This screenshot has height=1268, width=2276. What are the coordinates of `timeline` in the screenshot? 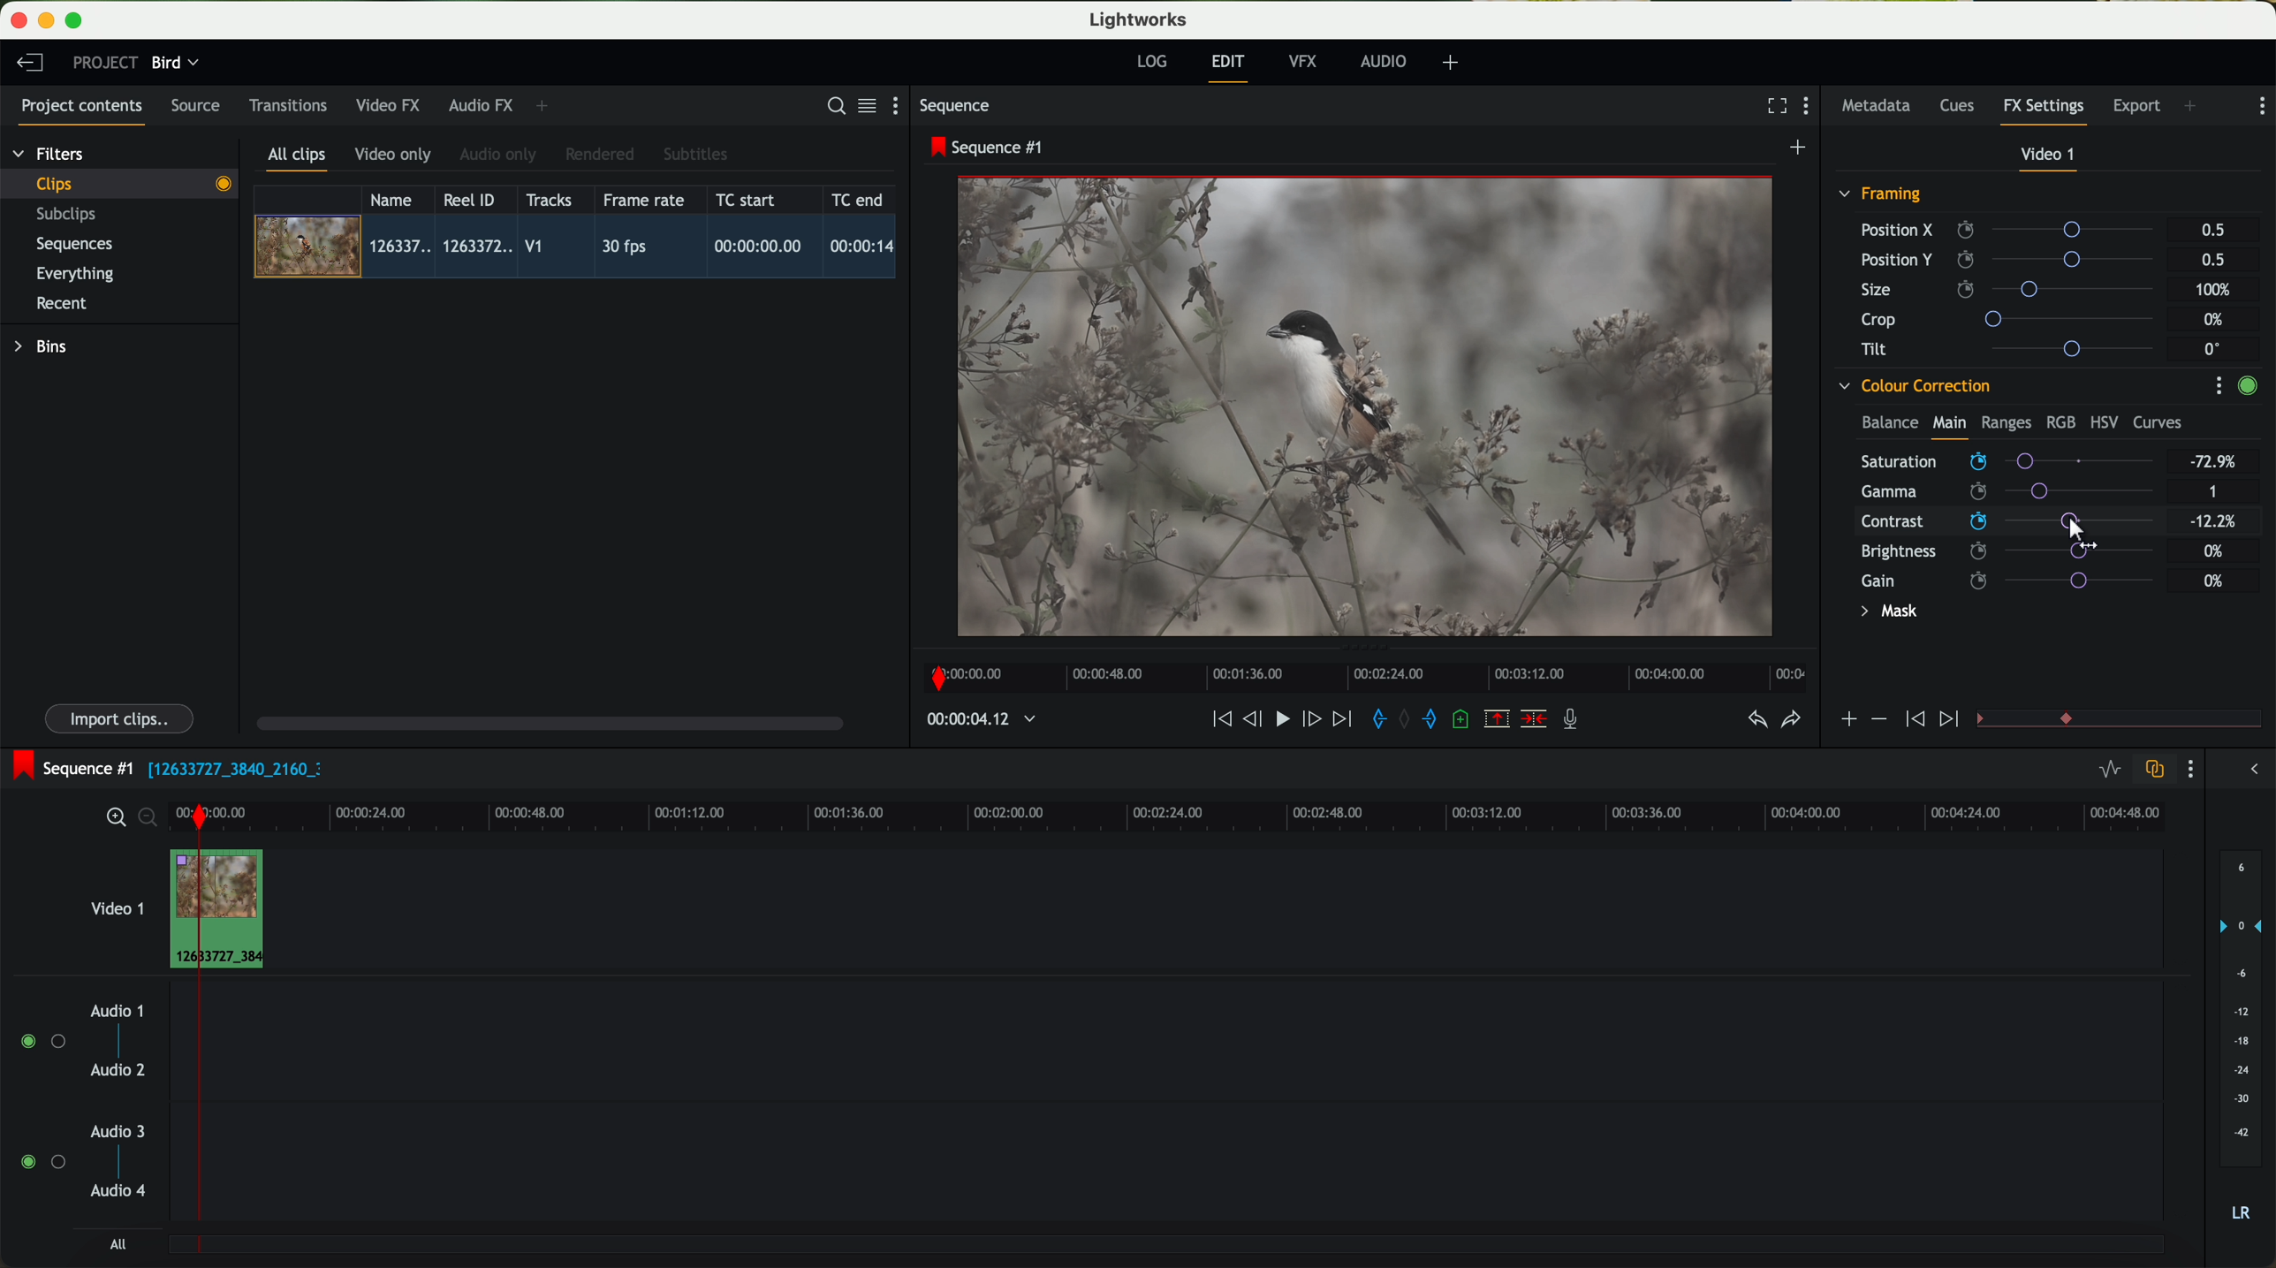 It's located at (1225, 816).